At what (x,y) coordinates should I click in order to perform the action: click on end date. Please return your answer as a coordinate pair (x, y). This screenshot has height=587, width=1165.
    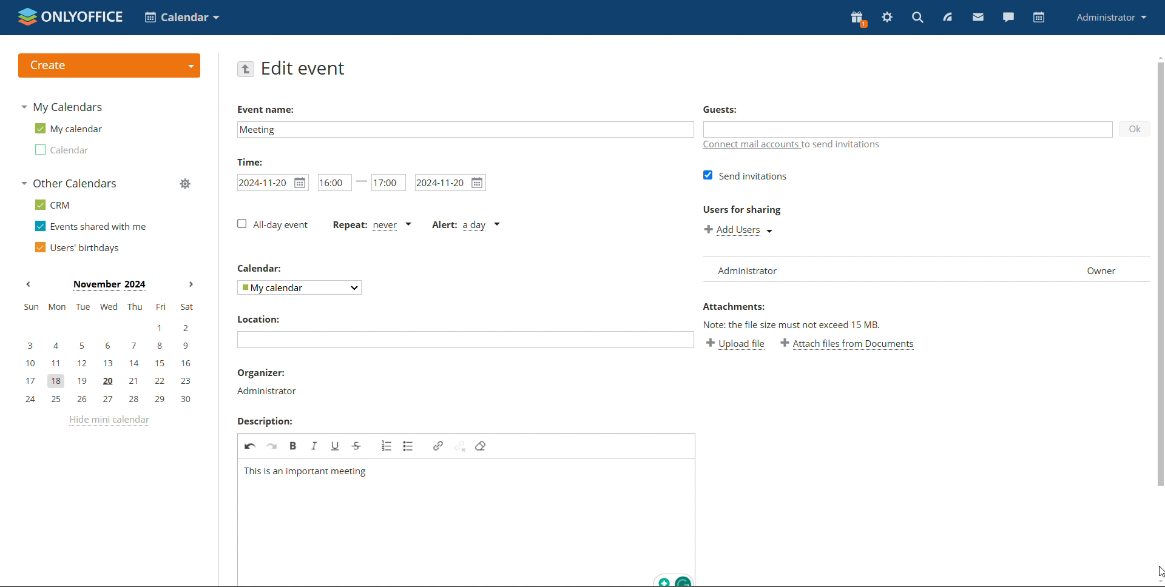
    Looking at the image, I should click on (450, 183).